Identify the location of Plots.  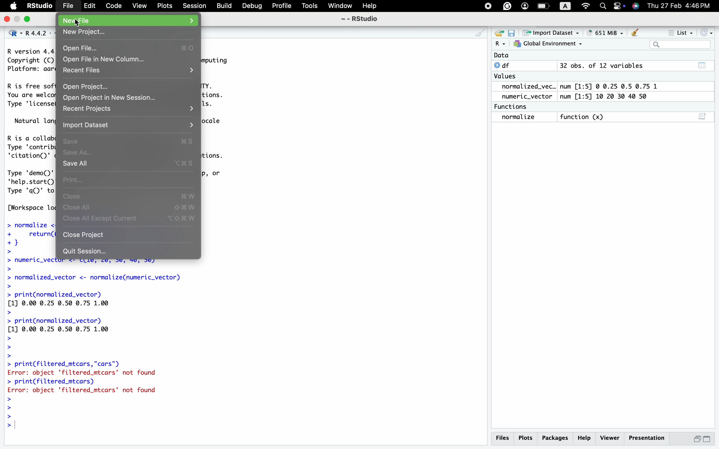
(526, 437).